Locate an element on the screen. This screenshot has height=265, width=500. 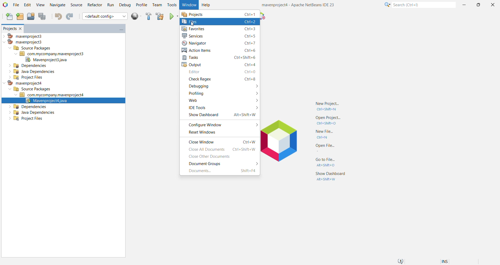
Application Logo is located at coordinates (284, 144).